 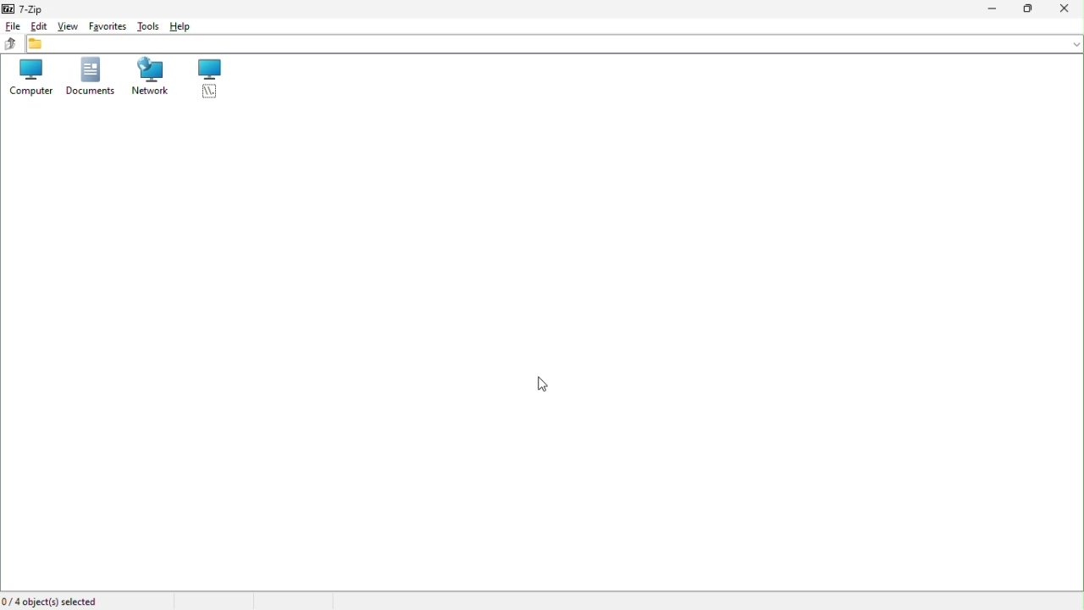 What do you see at coordinates (25, 8) in the screenshot?
I see `7-zip` at bounding box center [25, 8].